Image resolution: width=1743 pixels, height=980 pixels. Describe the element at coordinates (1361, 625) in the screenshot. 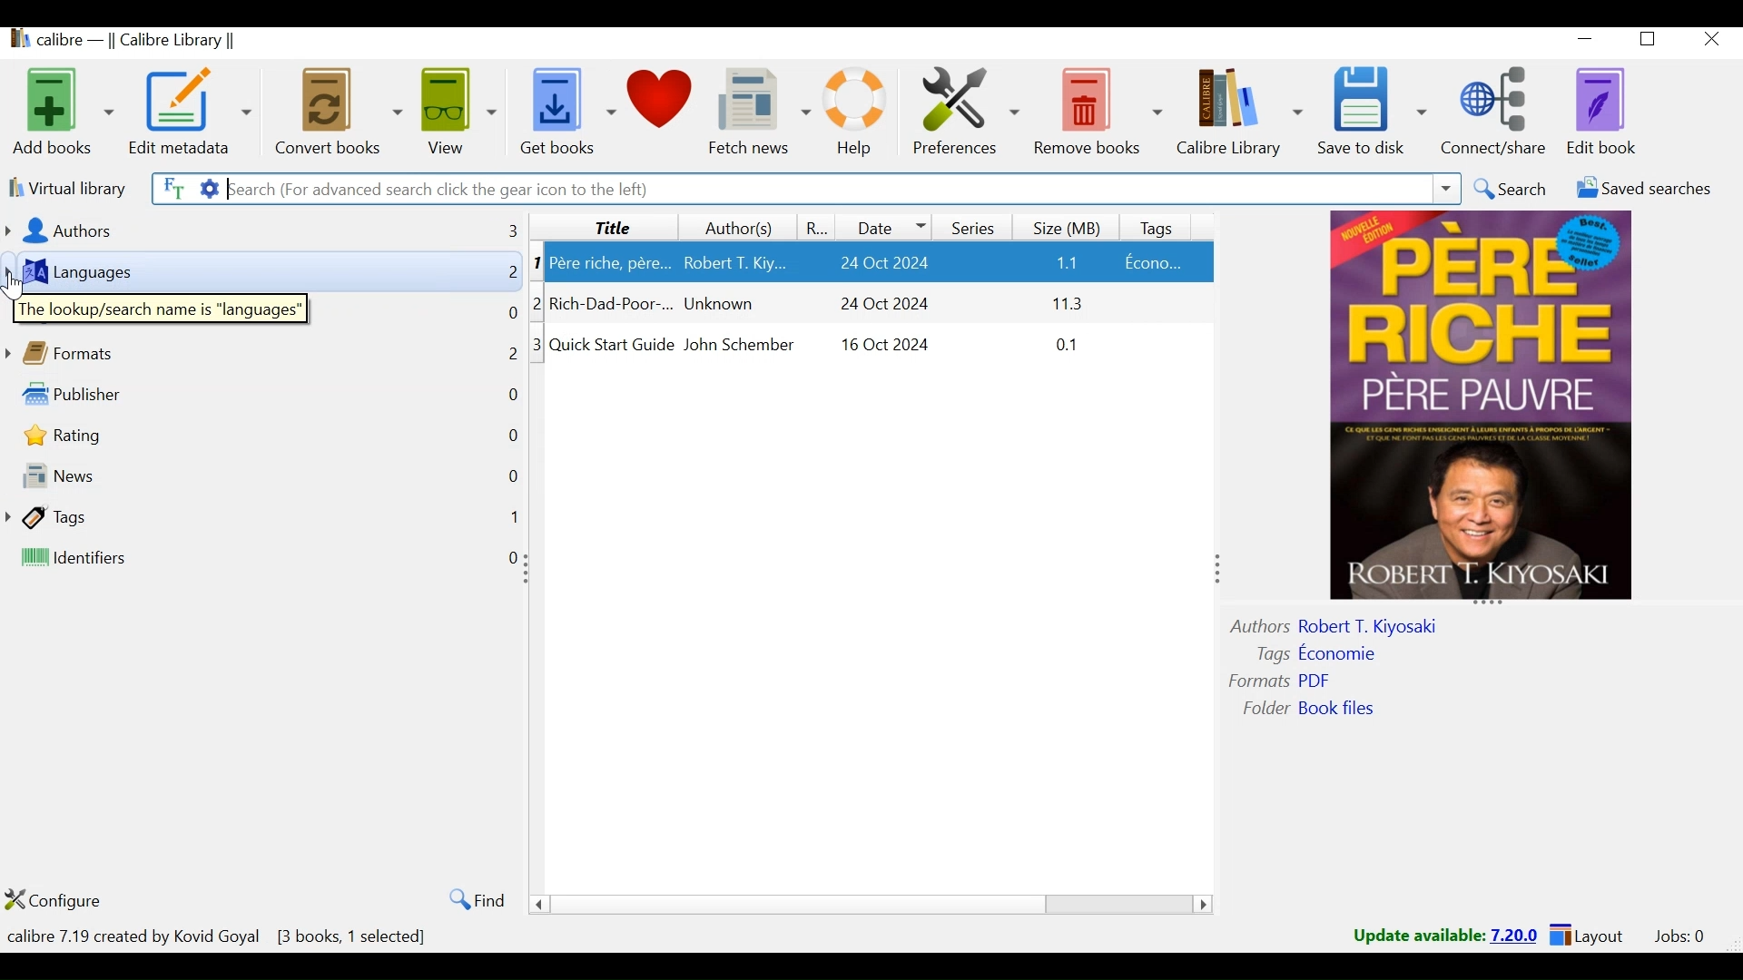

I see `Authors Robert T. Kiyosaki` at that location.